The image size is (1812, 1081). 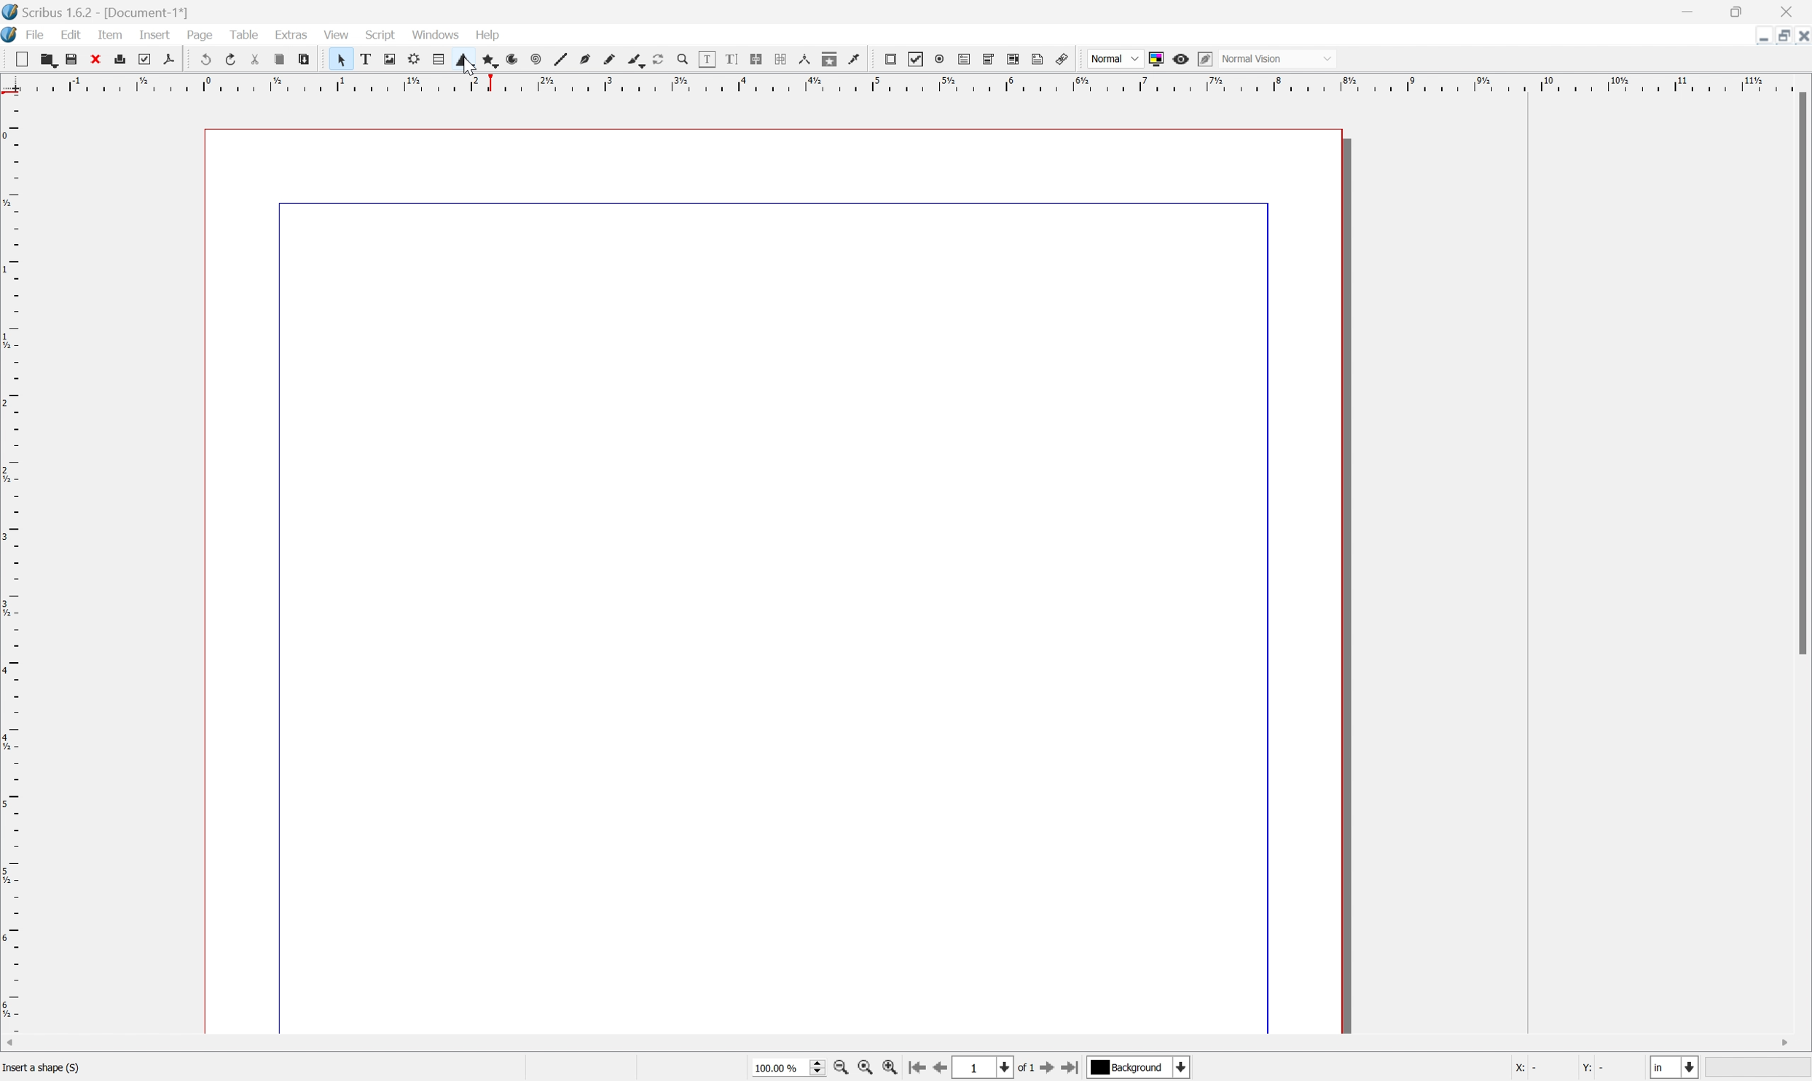 What do you see at coordinates (200, 35) in the screenshot?
I see `Page` at bounding box center [200, 35].